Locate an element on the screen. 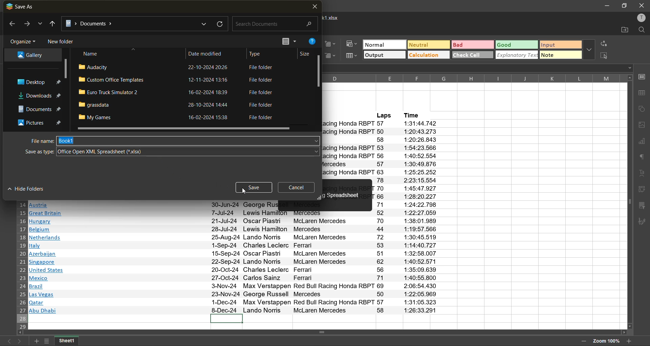 The height and width of the screenshot is (346, 650). input is located at coordinates (561, 44).